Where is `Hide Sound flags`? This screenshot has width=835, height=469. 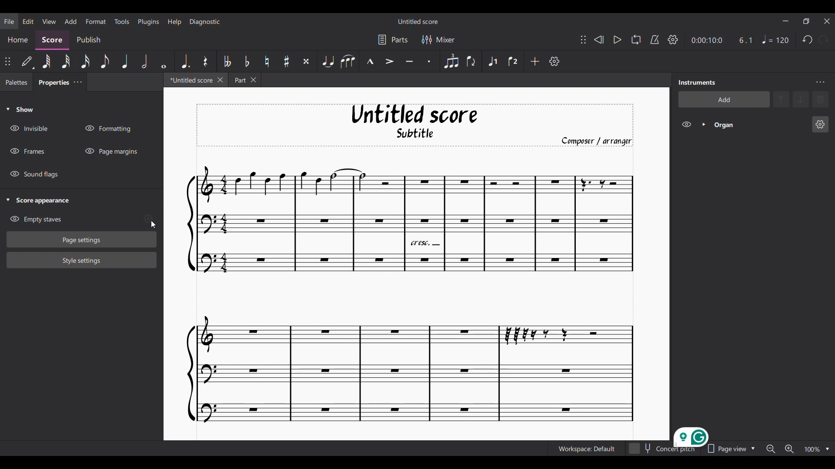
Hide Sound flags is located at coordinates (33, 175).